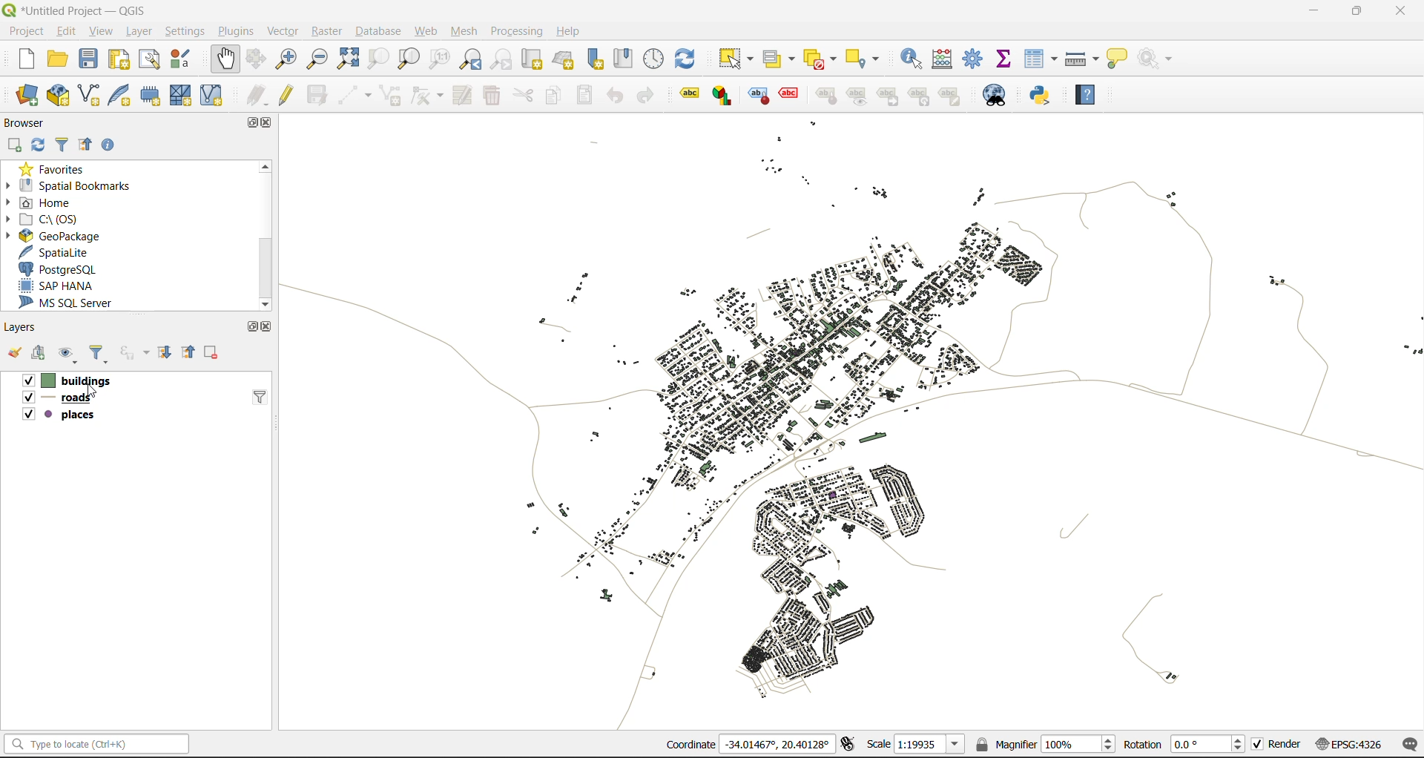 This screenshot has height=758, width=1424. What do you see at coordinates (1087, 95) in the screenshot?
I see `help` at bounding box center [1087, 95].